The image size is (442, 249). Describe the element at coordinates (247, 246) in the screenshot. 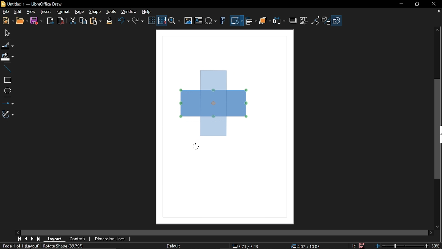

I see `5.71/5.23 (Cursor Position)` at that location.